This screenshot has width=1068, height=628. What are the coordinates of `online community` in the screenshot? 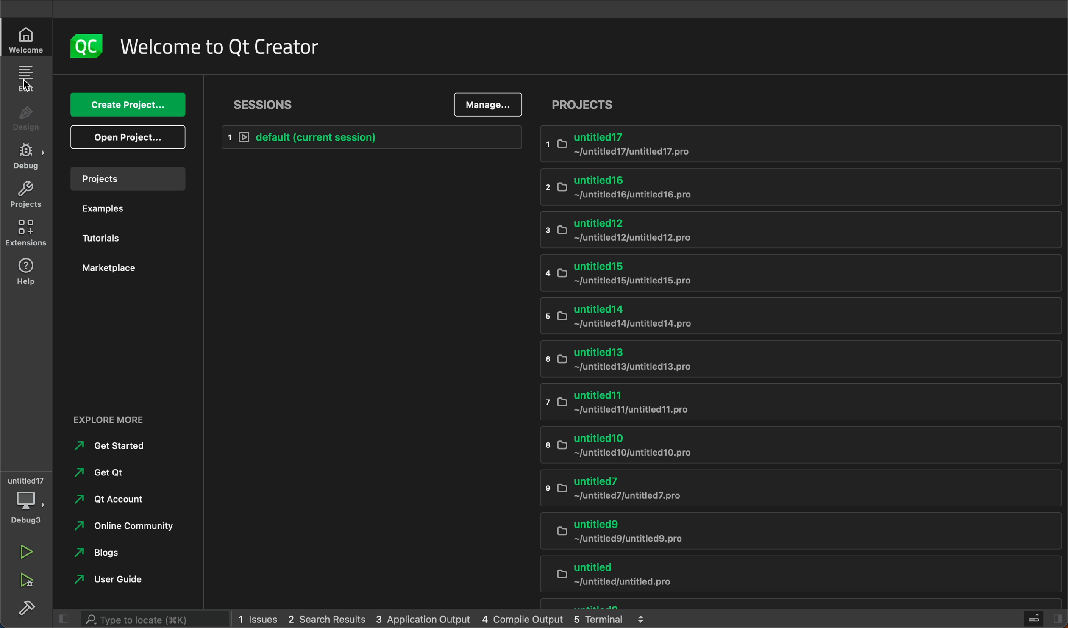 It's located at (133, 524).